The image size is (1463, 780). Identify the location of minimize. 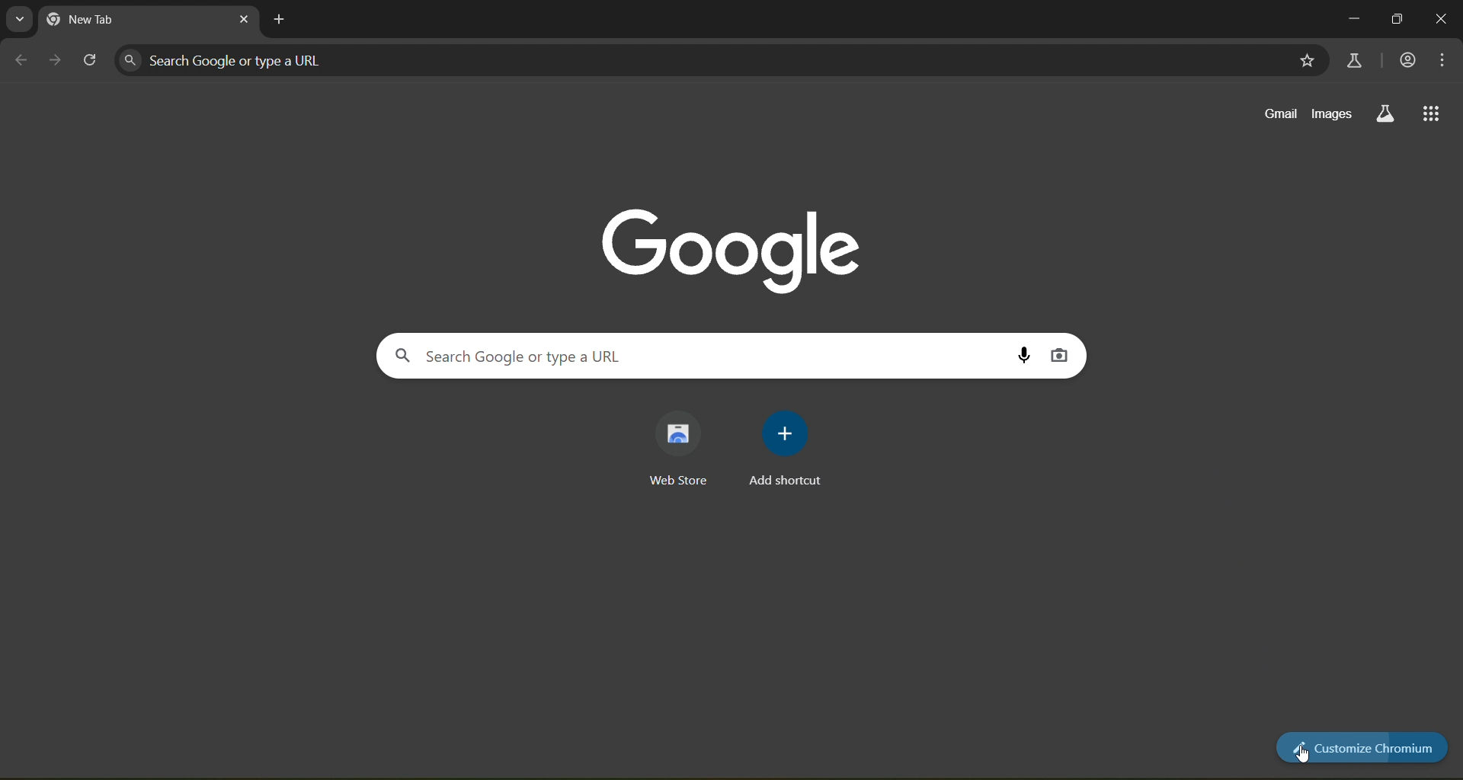
(1347, 18).